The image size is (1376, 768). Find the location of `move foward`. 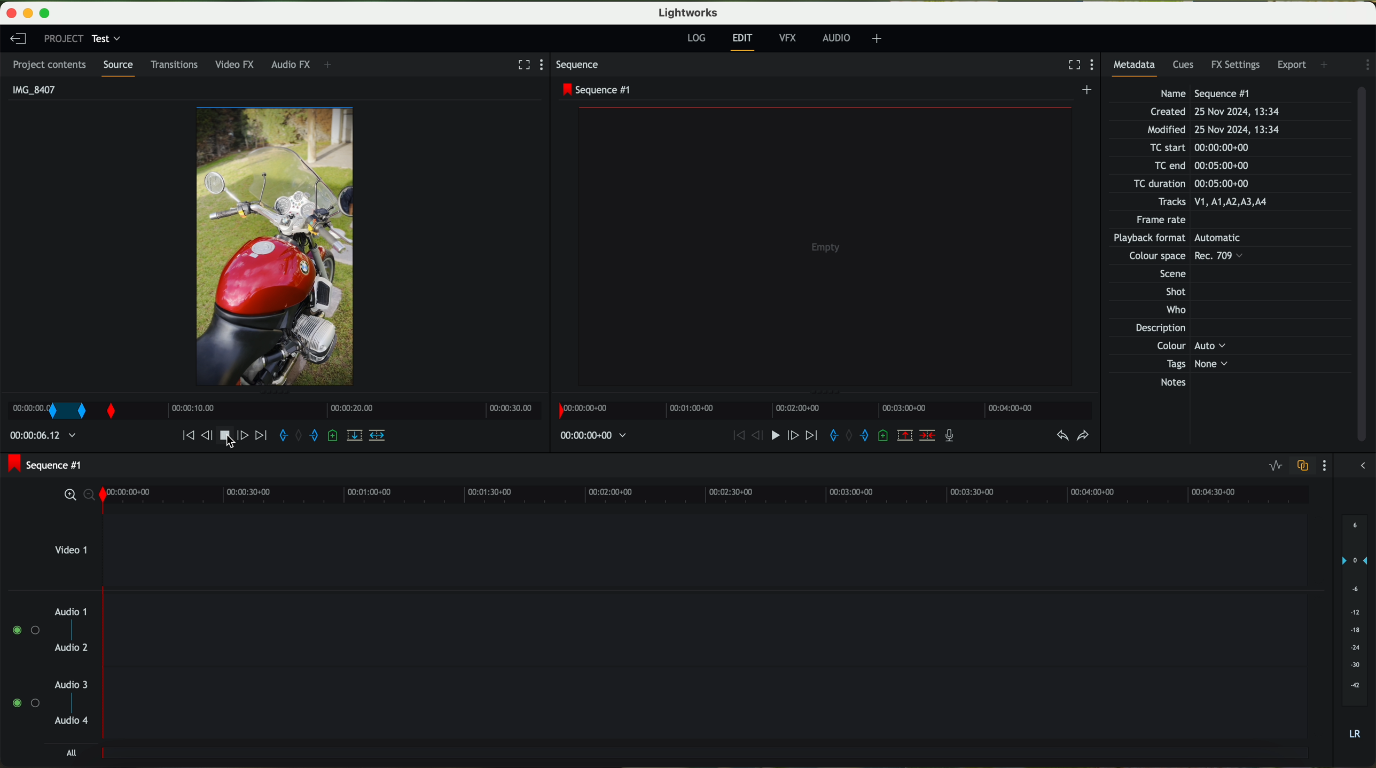

move foward is located at coordinates (261, 436).